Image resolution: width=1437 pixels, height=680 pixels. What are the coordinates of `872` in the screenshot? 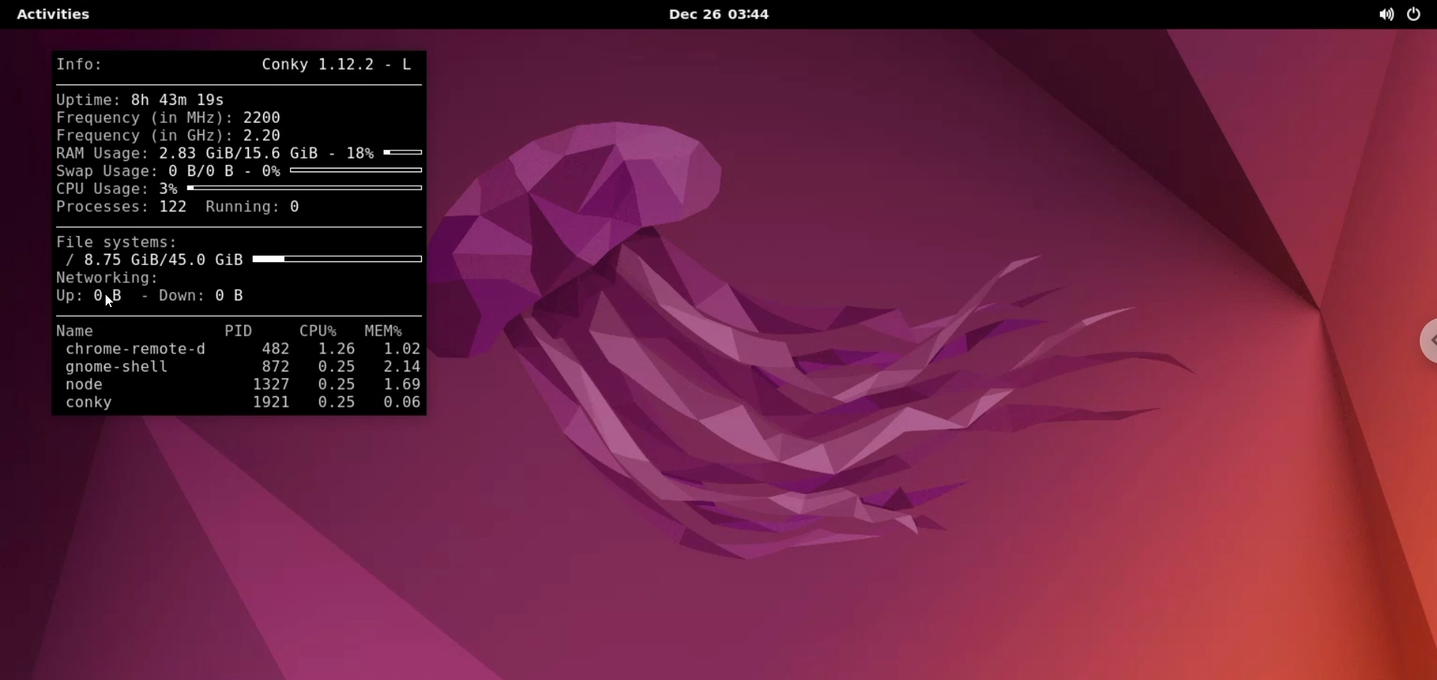 It's located at (278, 365).